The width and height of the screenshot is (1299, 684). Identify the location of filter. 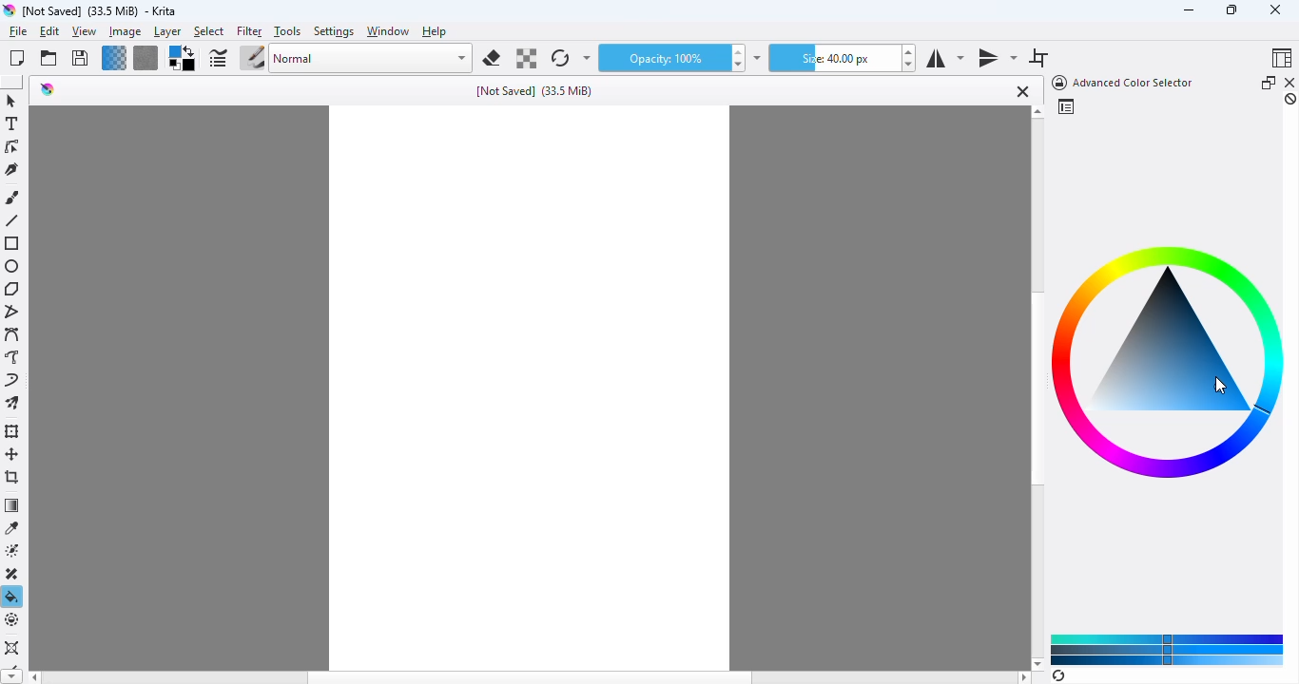
(249, 32).